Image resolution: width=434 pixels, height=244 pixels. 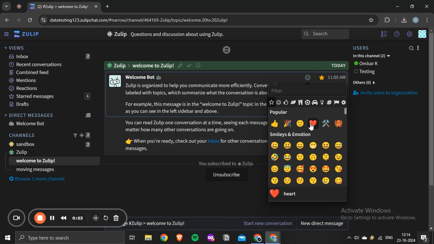 What do you see at coordinates (372, 56) in the screenshot?
I see `in this channel` at bounding box center [372, 56].